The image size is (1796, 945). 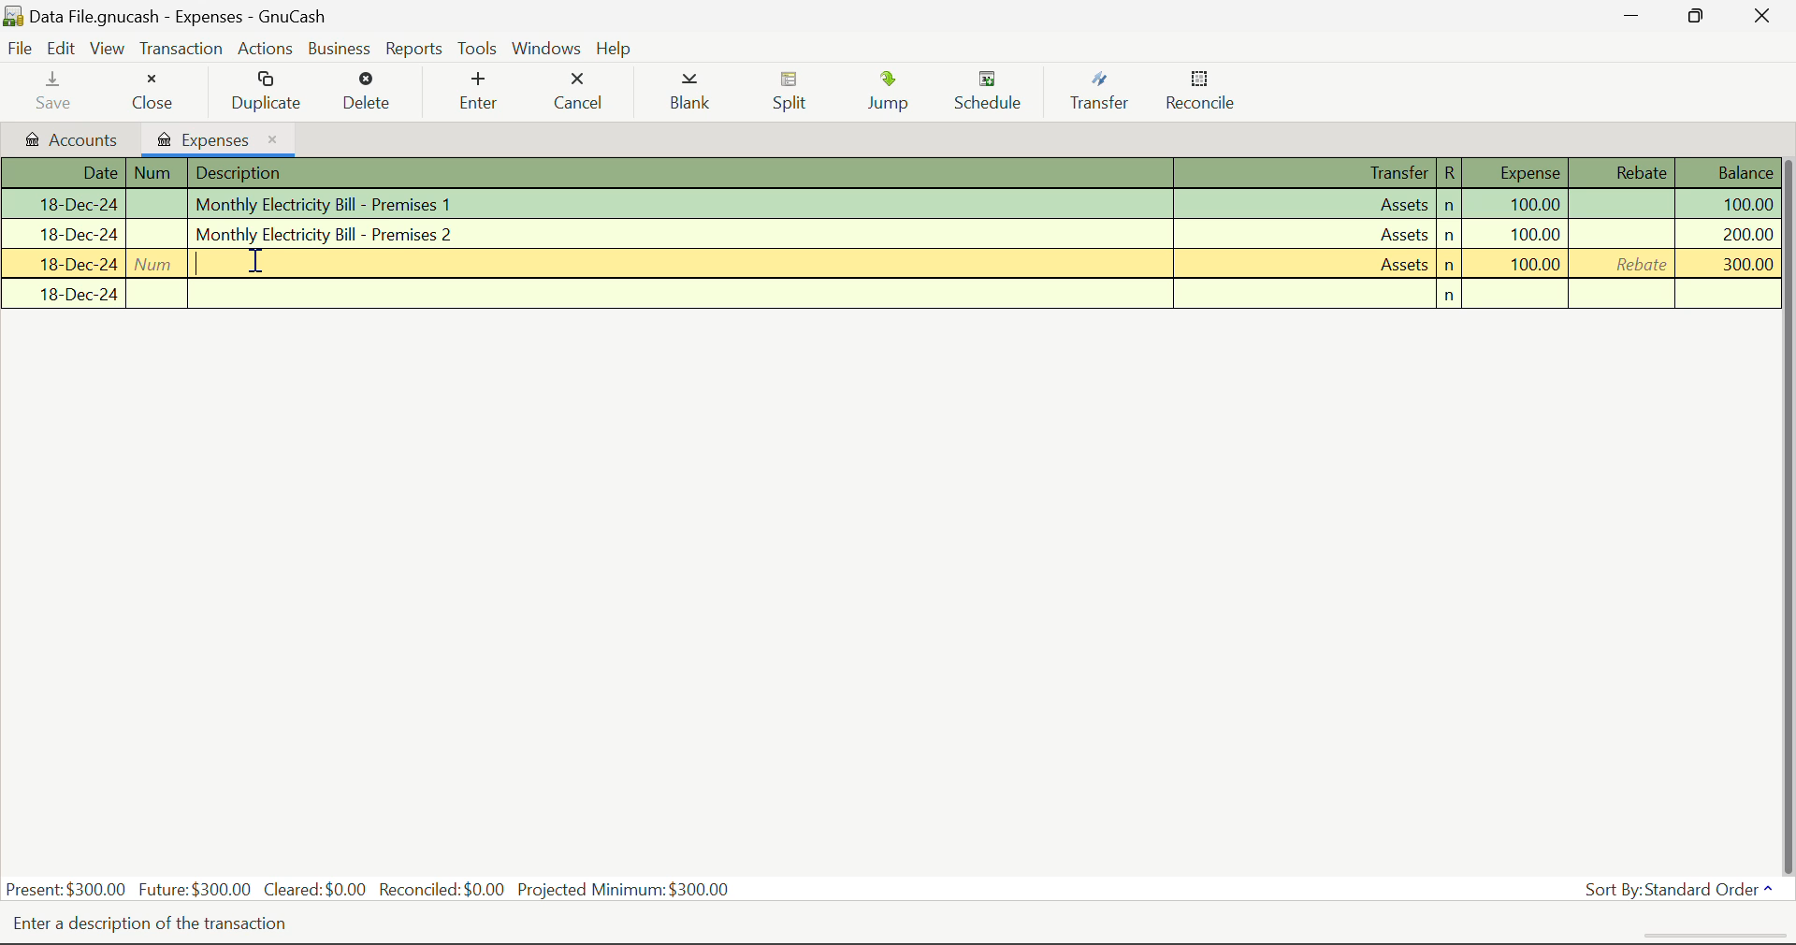 I want to click on Enter, so click(x=478, y=92).